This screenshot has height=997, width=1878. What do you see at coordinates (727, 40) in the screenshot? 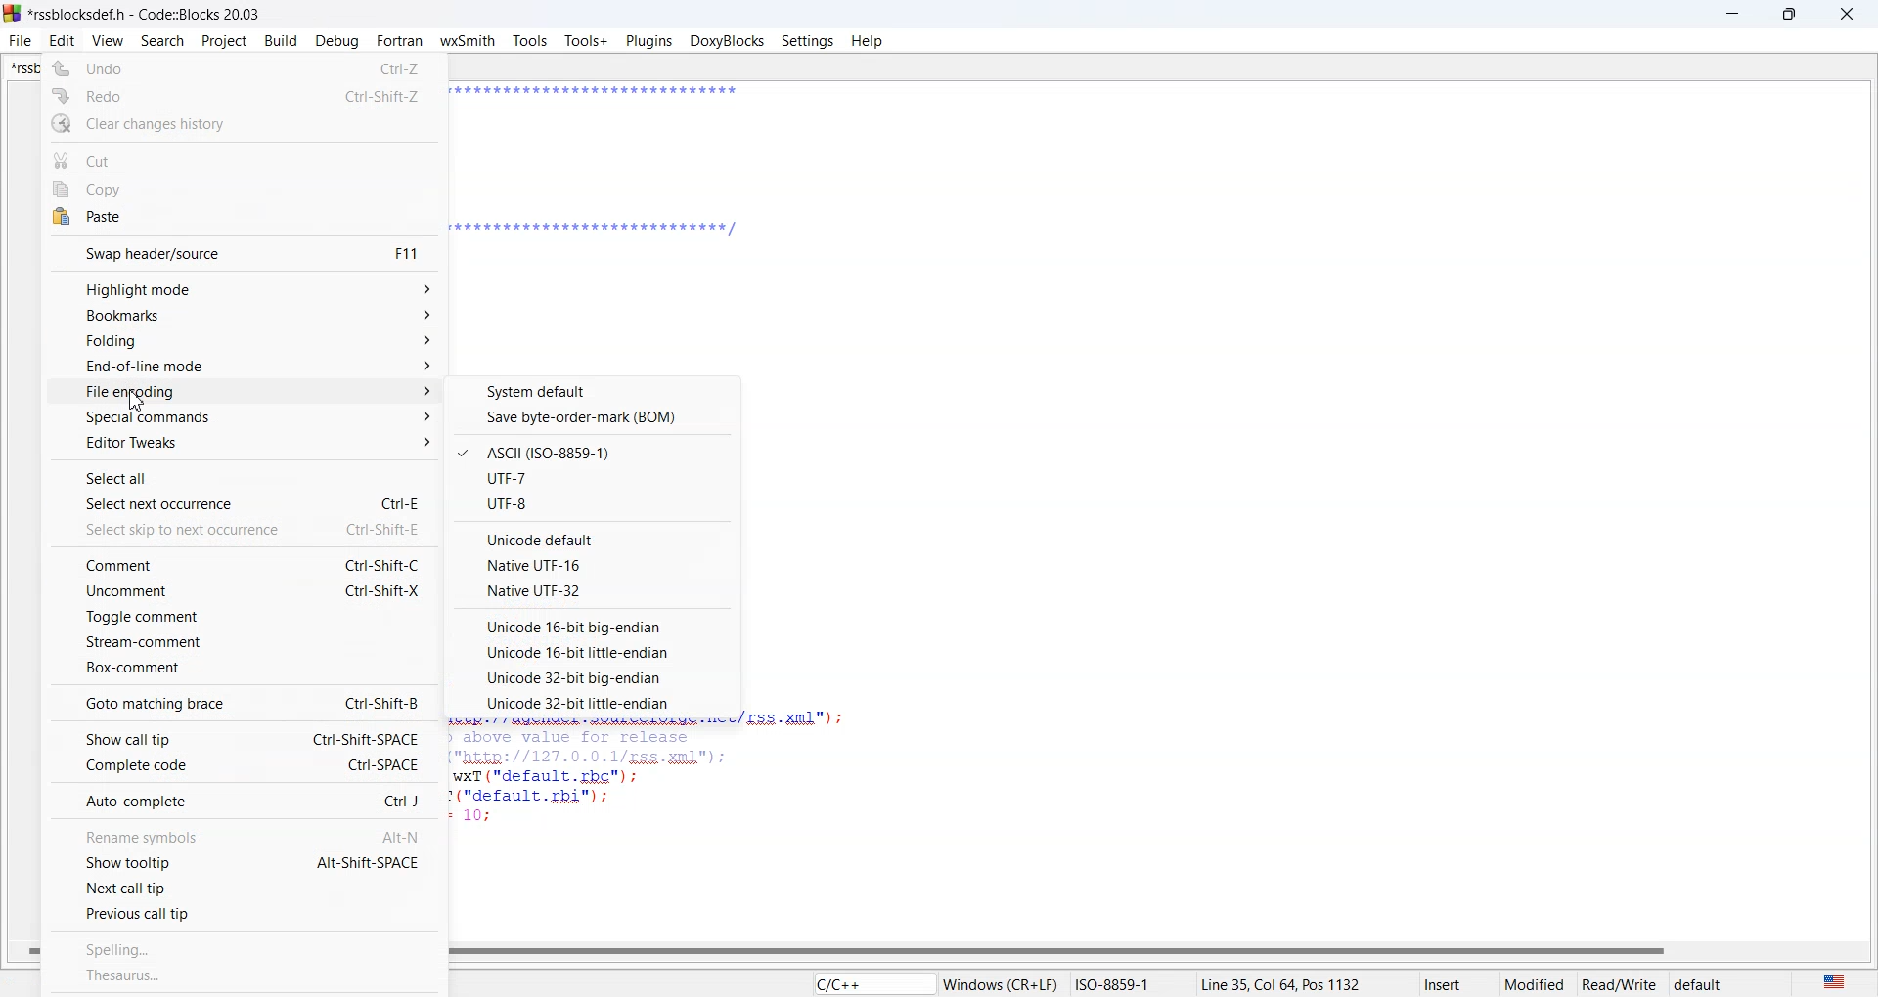
I see `Doxyblocks` at bounding box center [727, 40].